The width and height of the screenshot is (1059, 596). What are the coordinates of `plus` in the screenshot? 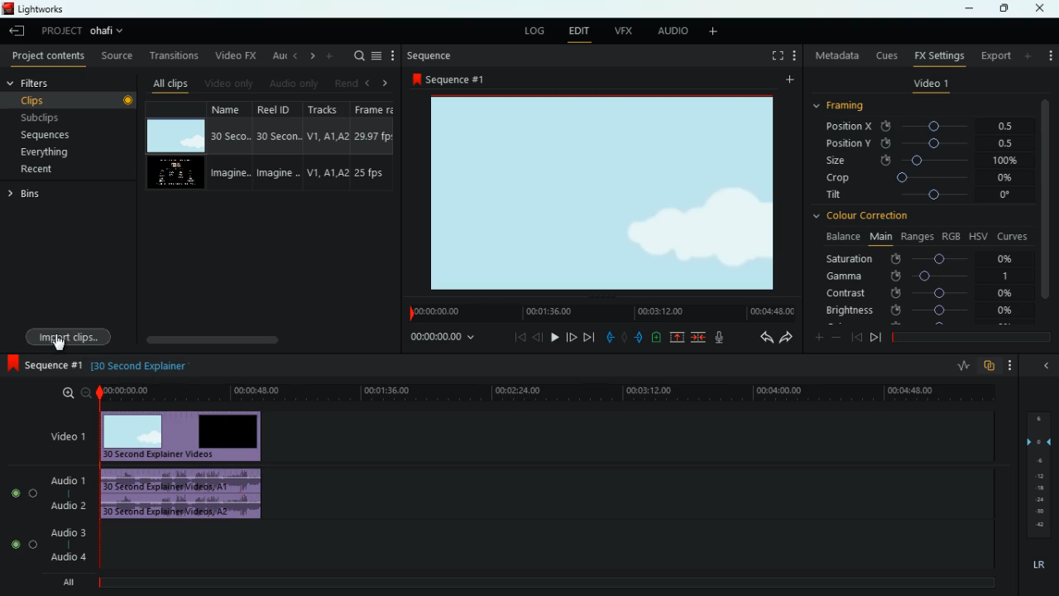 It's located at (815, 336).